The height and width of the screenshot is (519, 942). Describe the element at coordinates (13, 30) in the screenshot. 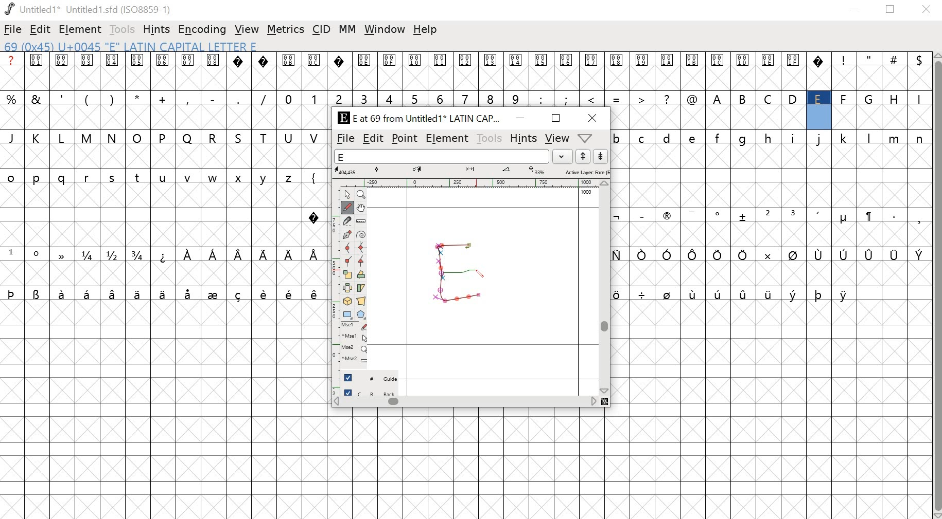

I see `file` at that location.